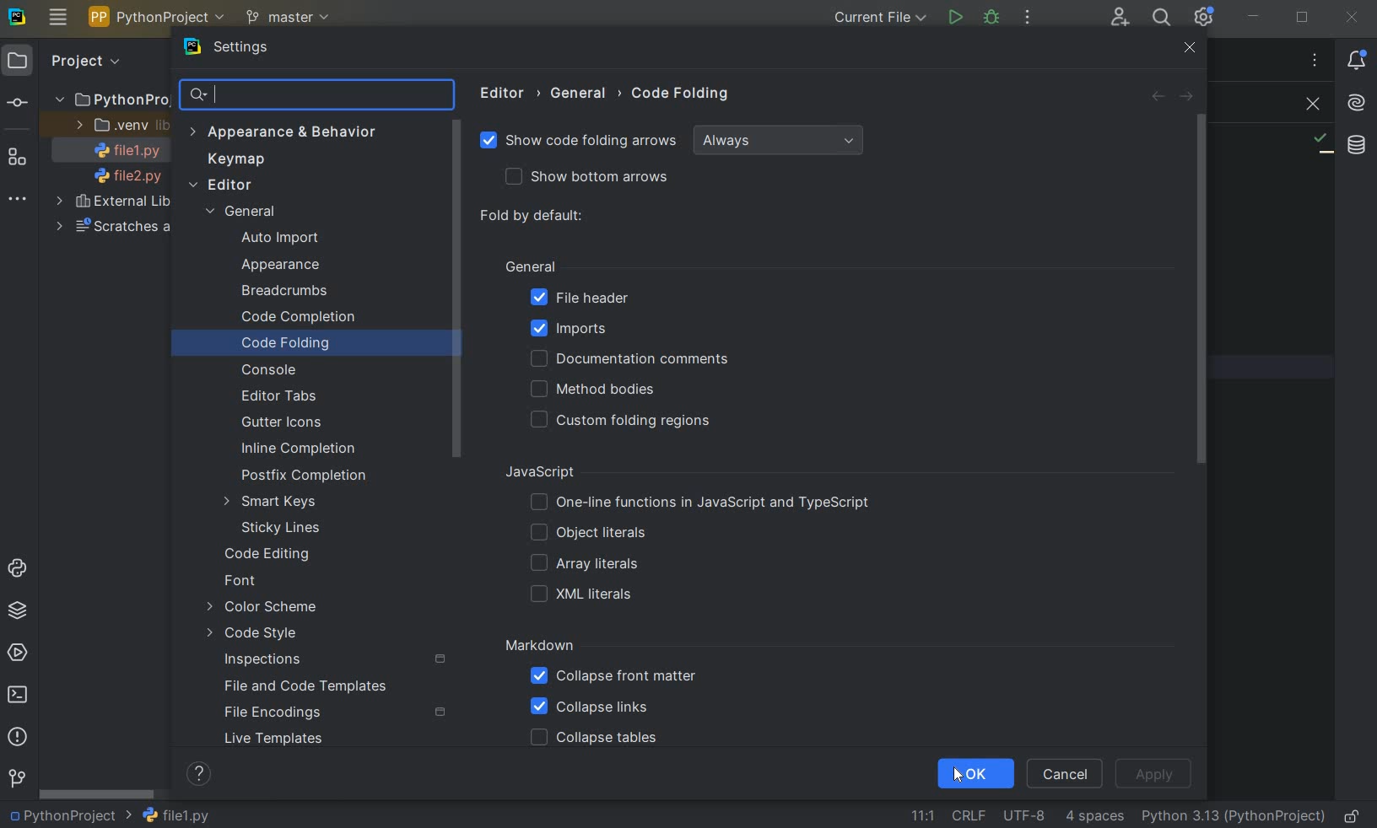 The height and width of the screenshot is (828, 1377). Describe the element at coordinates (310, 686) in the screenshot. I see `FILE AND CODE TEMPLATES` at that location.